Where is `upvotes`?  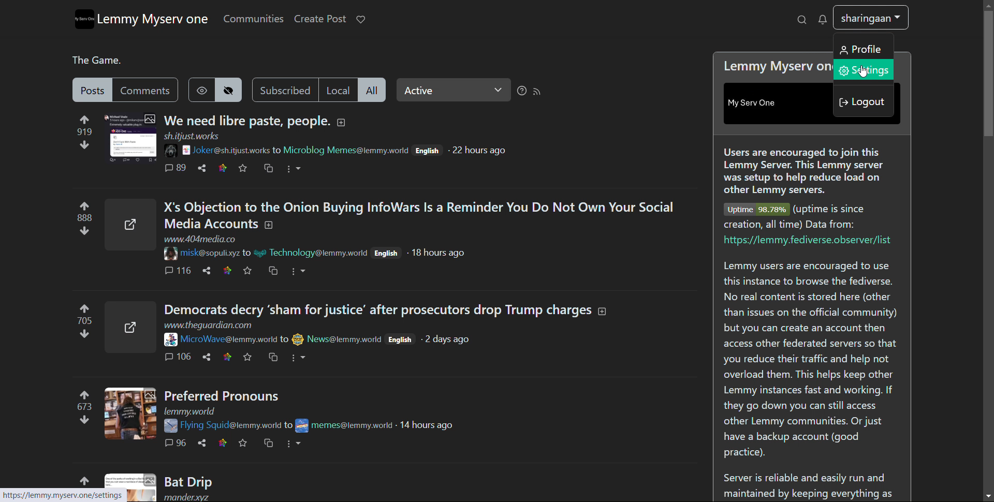 upvotes is located at coordinates (81, 482).